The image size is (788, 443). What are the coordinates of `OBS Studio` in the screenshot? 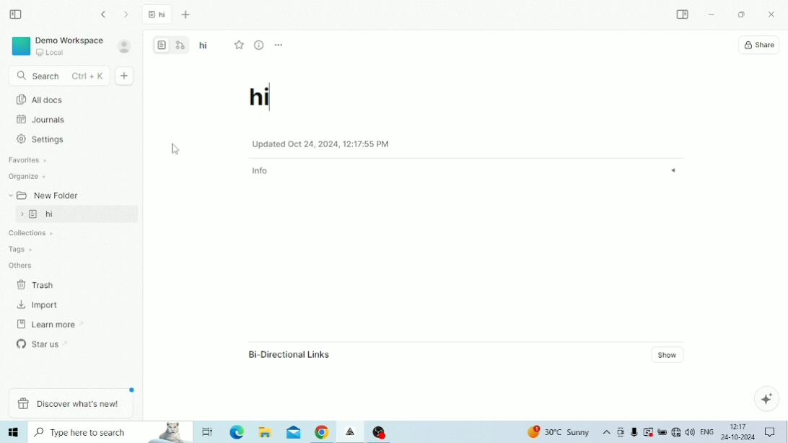 It's located at (380, 431).